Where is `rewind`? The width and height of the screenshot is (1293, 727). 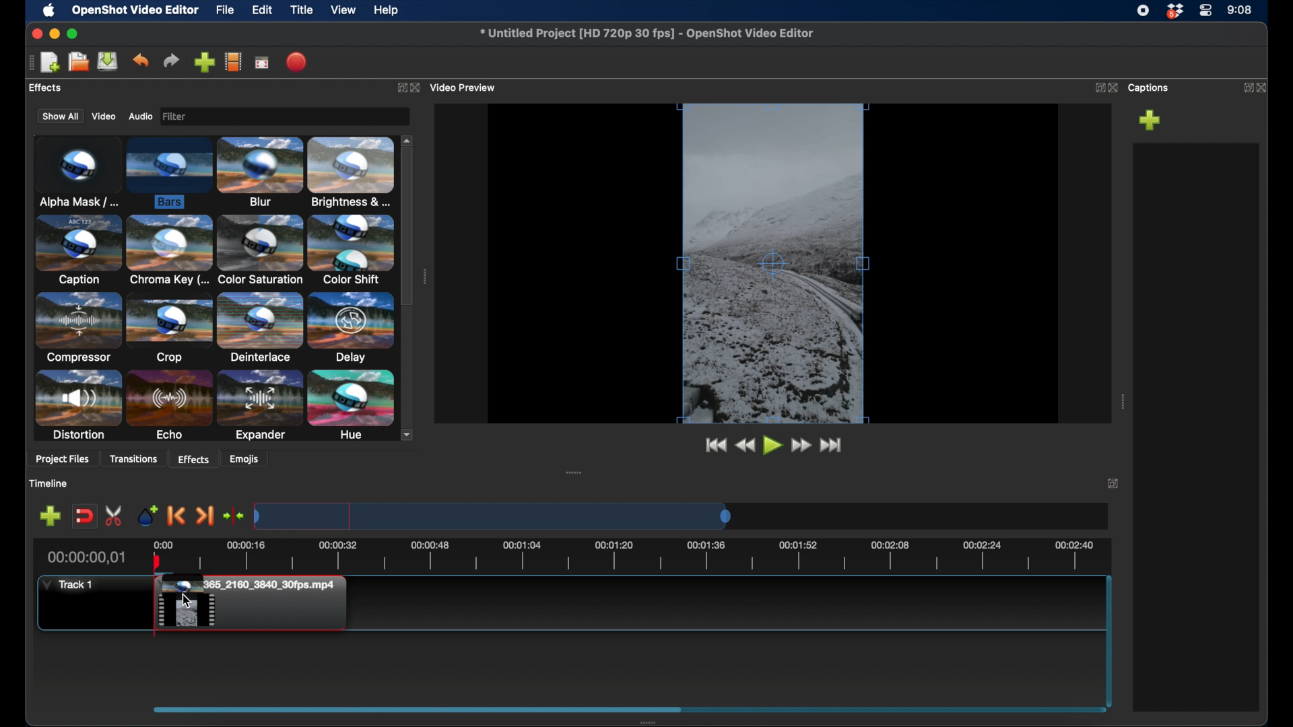
rewind is located at coordinates (745, 445).